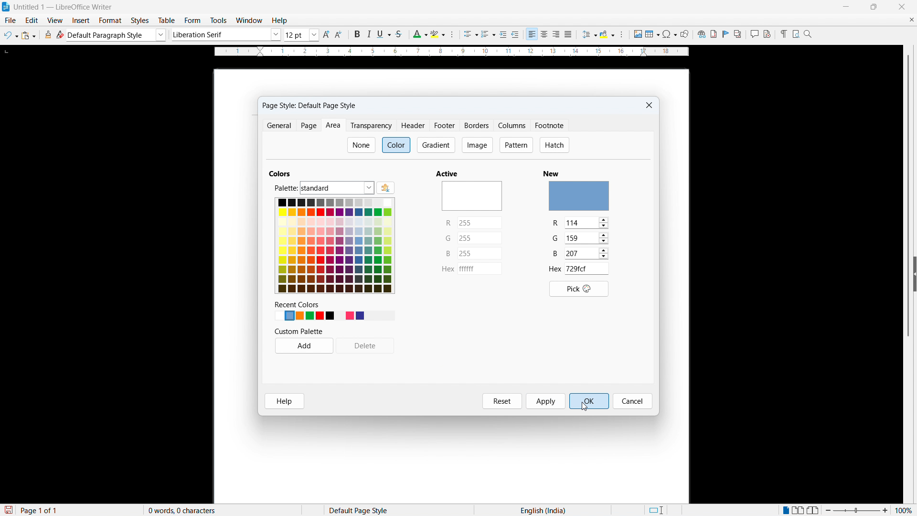 The width and height of the screenshot is (917, 516). I want to click on Set font , so click(226, 34).